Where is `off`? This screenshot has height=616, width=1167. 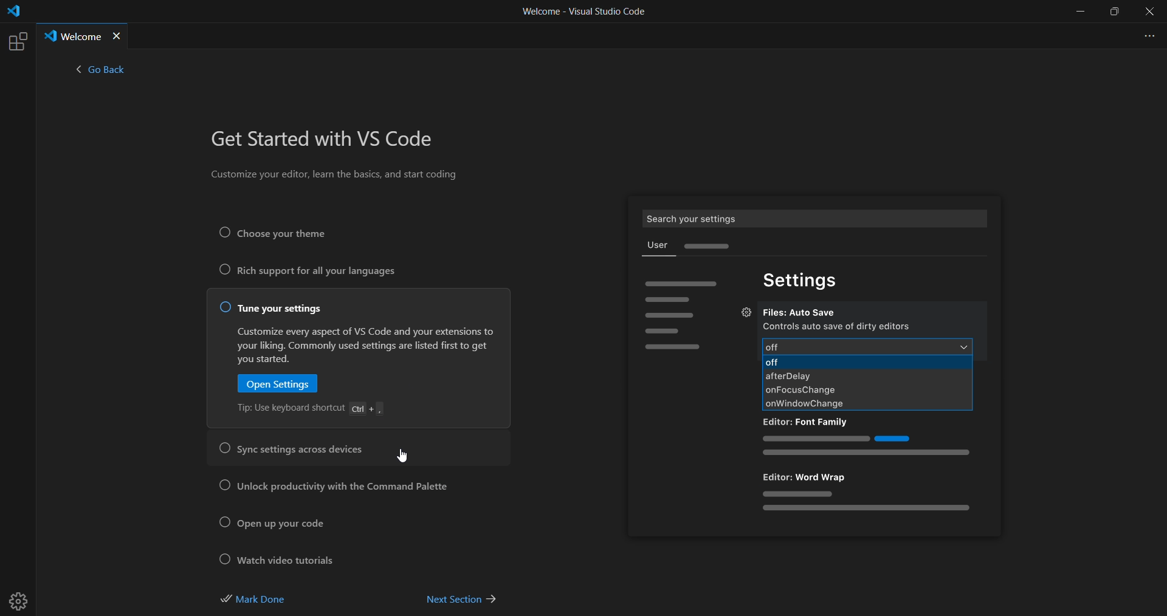 off is located at coordinates (795, 362).